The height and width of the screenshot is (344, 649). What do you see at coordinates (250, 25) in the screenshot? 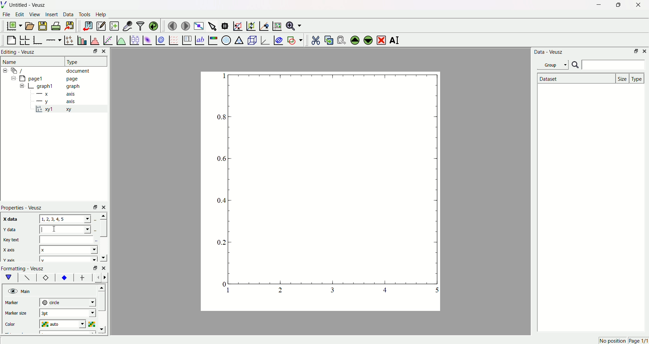
I see `zoom the graph axes` at bounding box center [250, 25].